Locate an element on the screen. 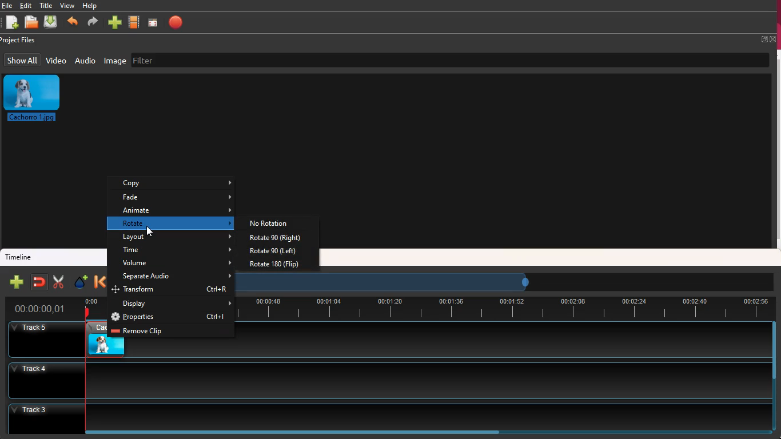 Image resolution: width=781 pixels, height=439 pixels. image is located at coordinates (115, 61).